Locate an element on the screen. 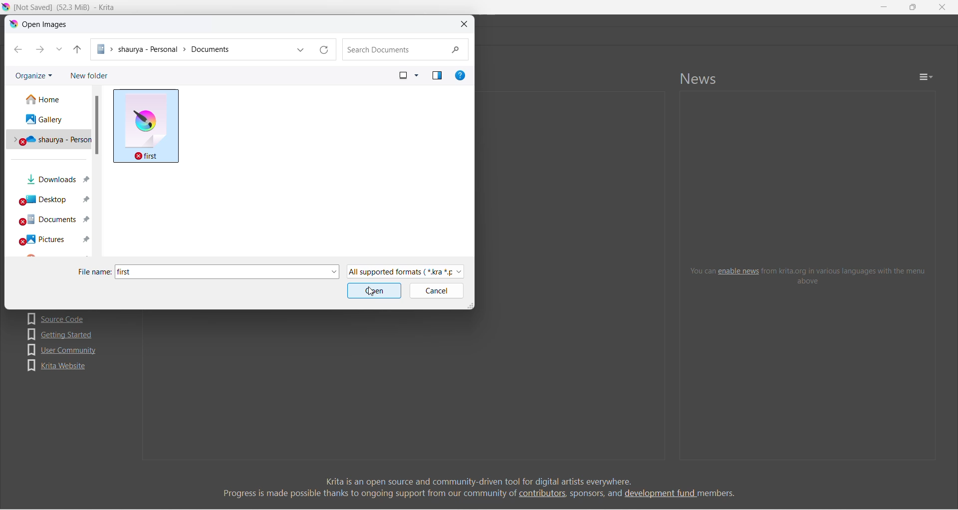 This screenshot has height=510, width=958. previous is located at coordinates (18, 49).